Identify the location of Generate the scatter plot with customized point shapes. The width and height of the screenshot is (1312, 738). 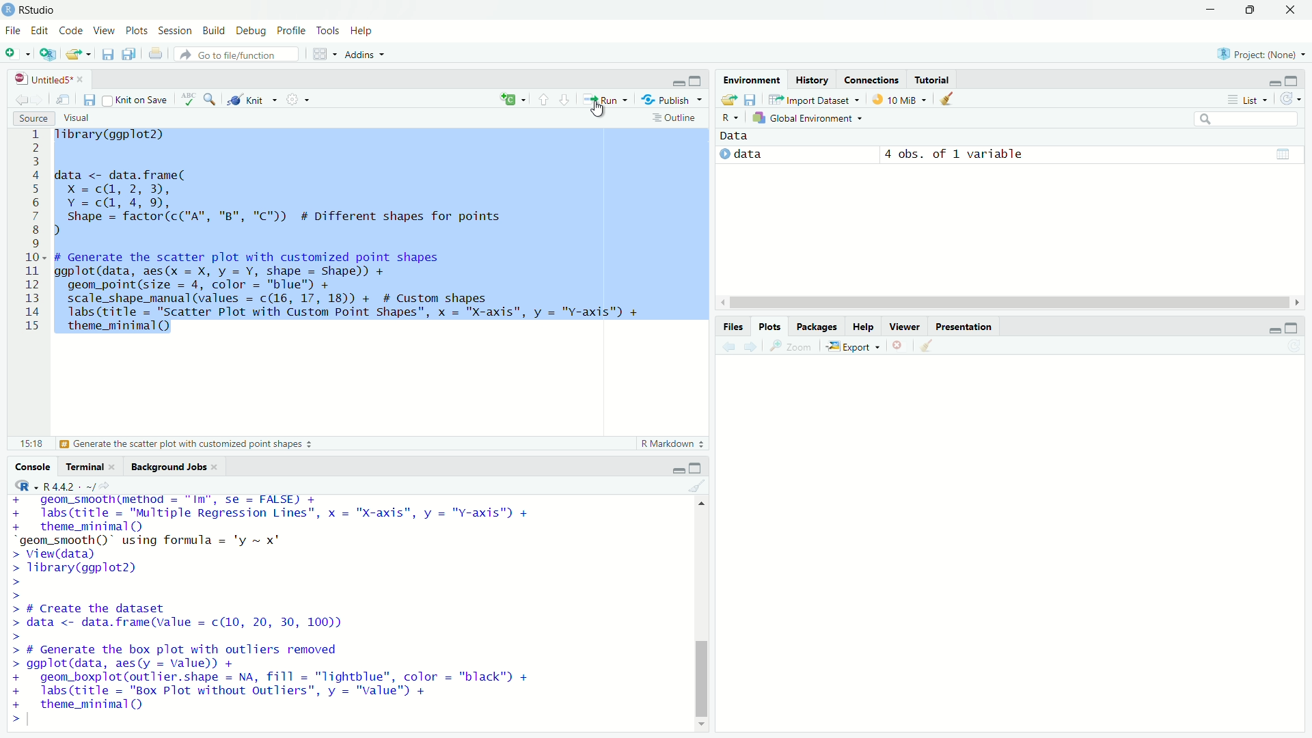
(187, 444).